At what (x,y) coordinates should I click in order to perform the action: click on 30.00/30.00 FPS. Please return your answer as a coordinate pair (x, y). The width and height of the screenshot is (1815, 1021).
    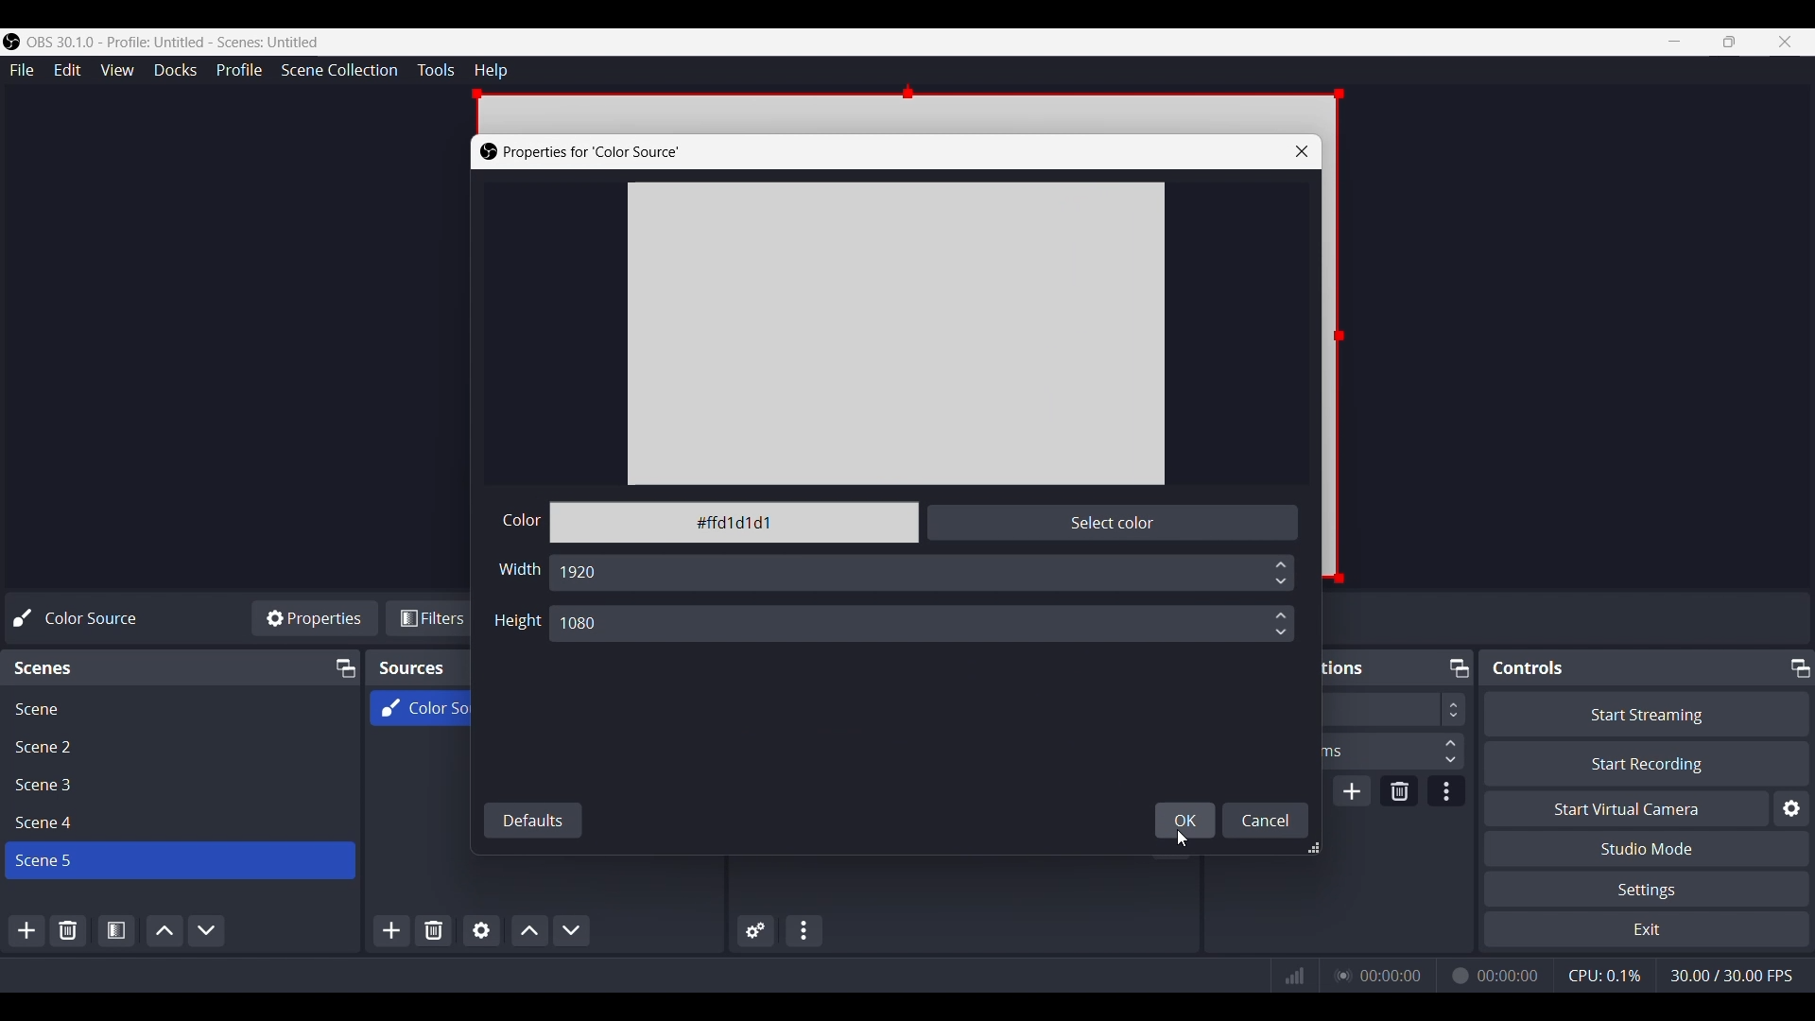
    Looking at the image, I should click on (1731, 975).